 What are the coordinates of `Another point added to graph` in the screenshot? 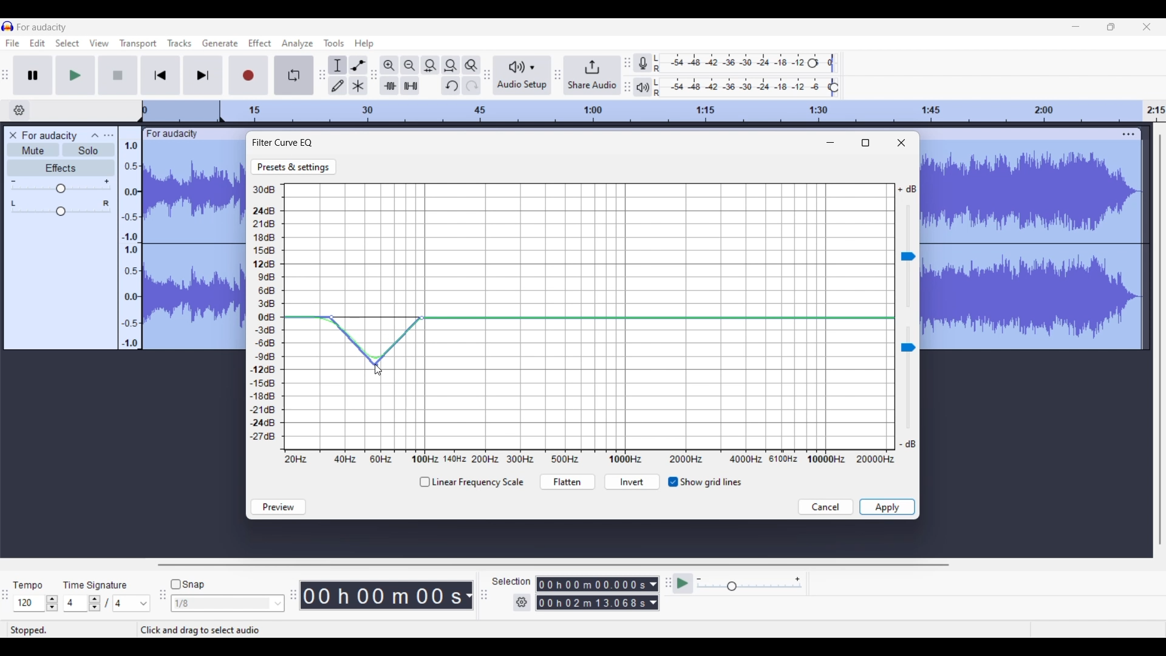 It's located at (422, 318).